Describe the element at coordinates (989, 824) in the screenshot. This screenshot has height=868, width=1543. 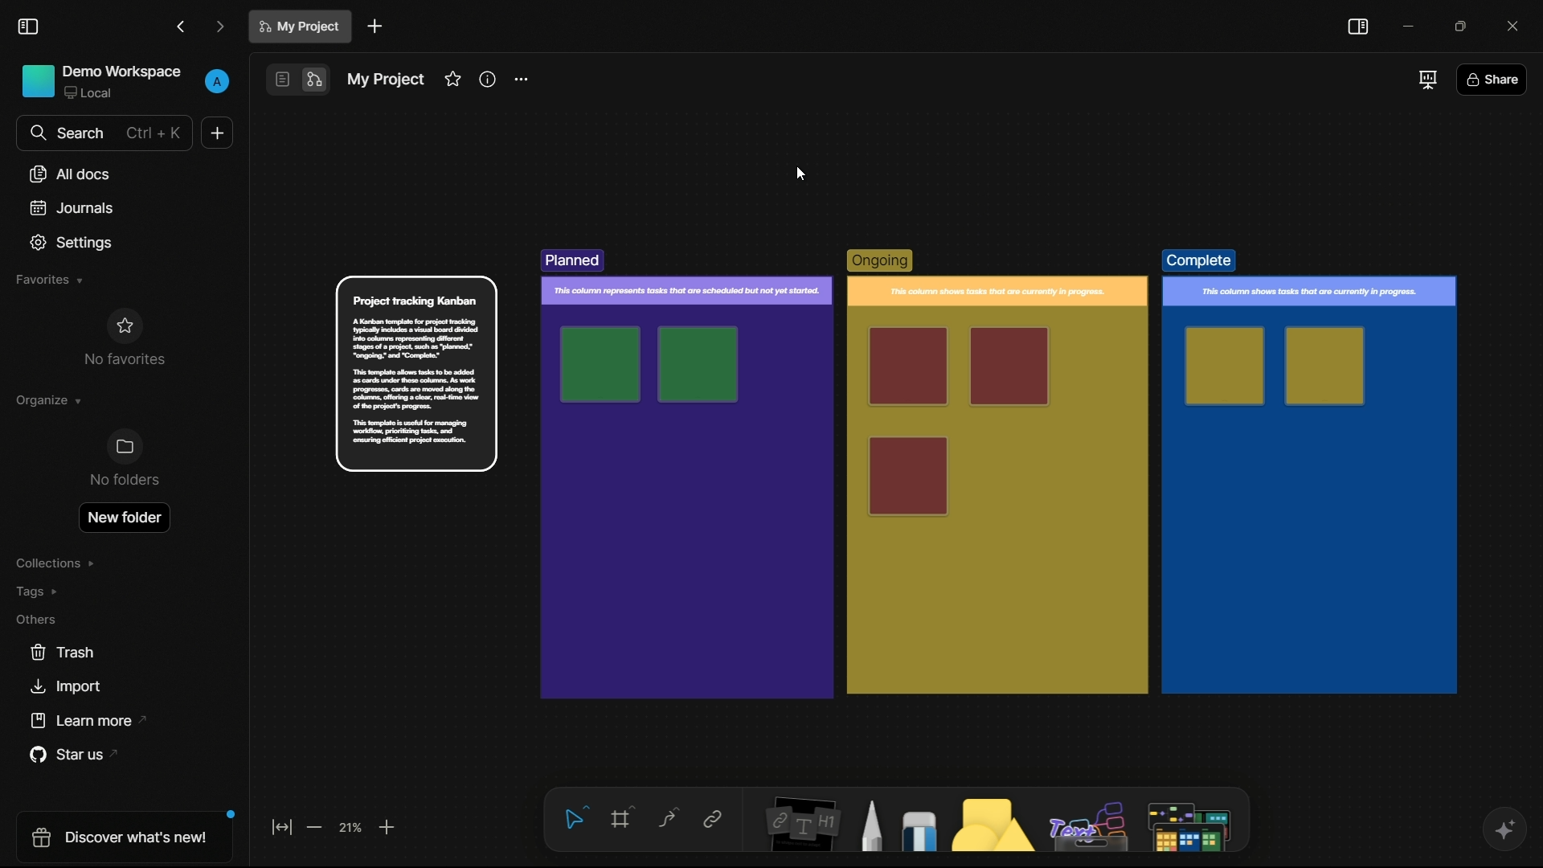
I see `shapes` at that location.